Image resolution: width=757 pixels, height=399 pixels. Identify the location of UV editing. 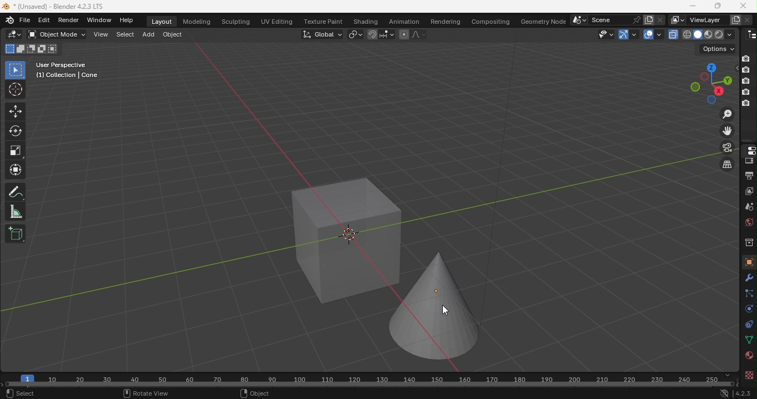
(279, 20).